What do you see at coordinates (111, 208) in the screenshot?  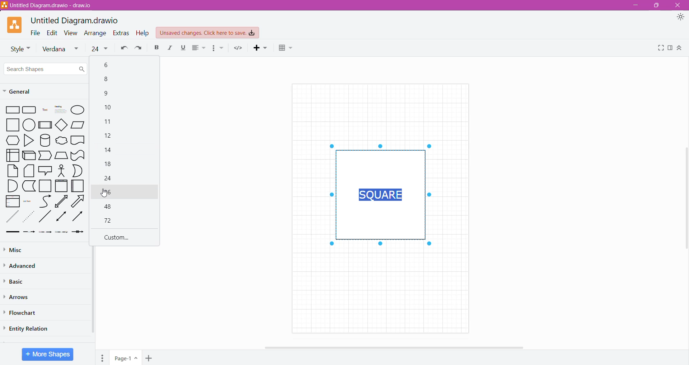 I see `48` at bounding box center [111, 208].